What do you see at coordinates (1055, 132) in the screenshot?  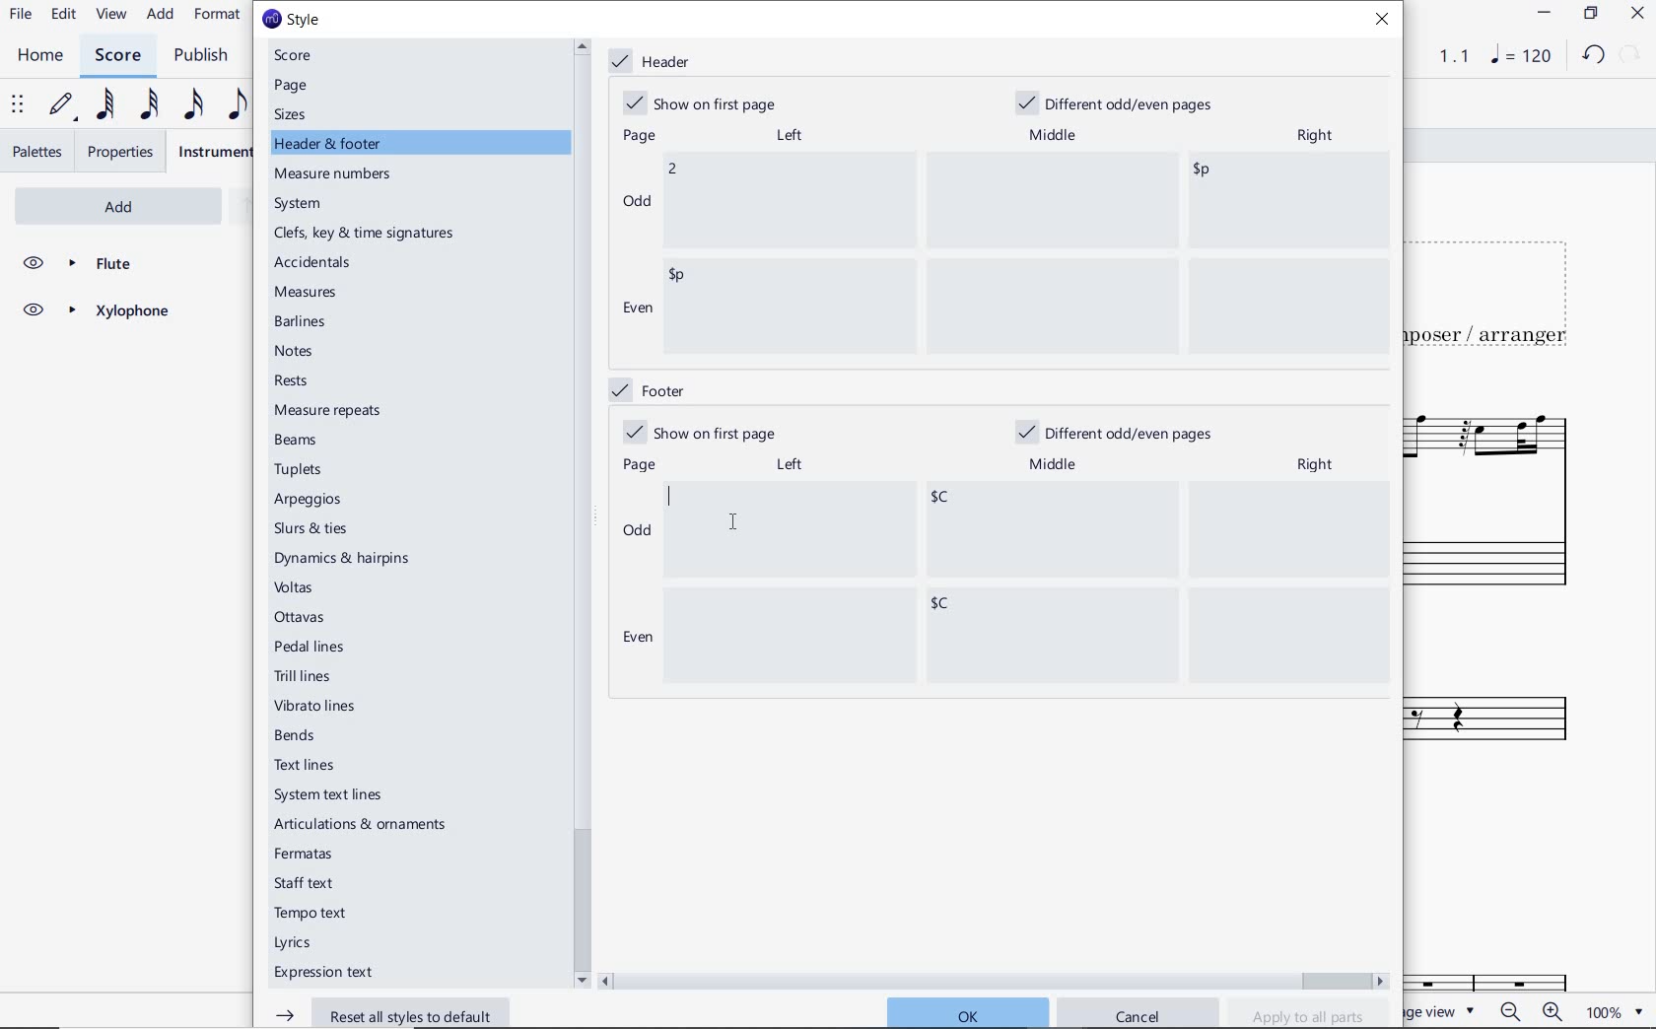 I see `middle` at bounding box center [1055, 132].